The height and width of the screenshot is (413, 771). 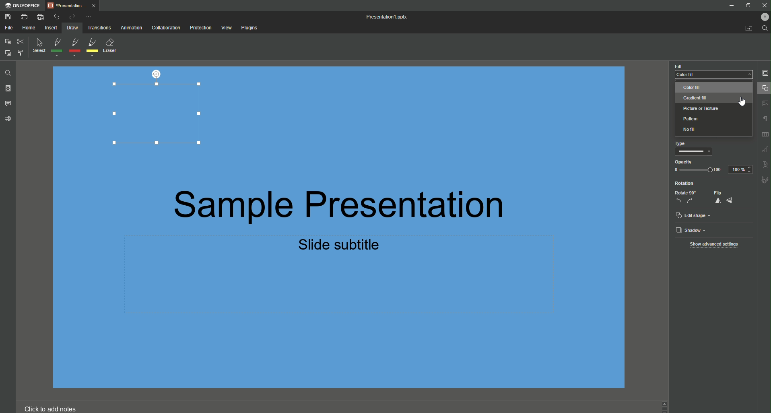 What do you see at coordinates (742, 169) in the screenshot?
I see `100%` at bounding box center [742, 169].